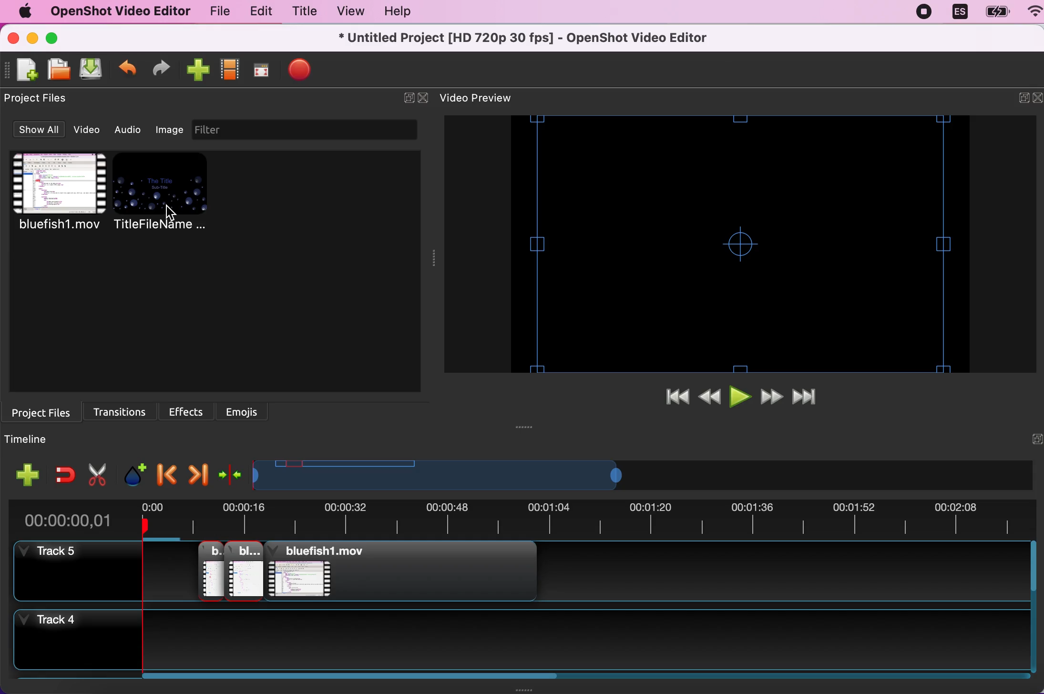 This screenshot has height=694, width=1044. I want to click on recording stopped, so click(926, 11).